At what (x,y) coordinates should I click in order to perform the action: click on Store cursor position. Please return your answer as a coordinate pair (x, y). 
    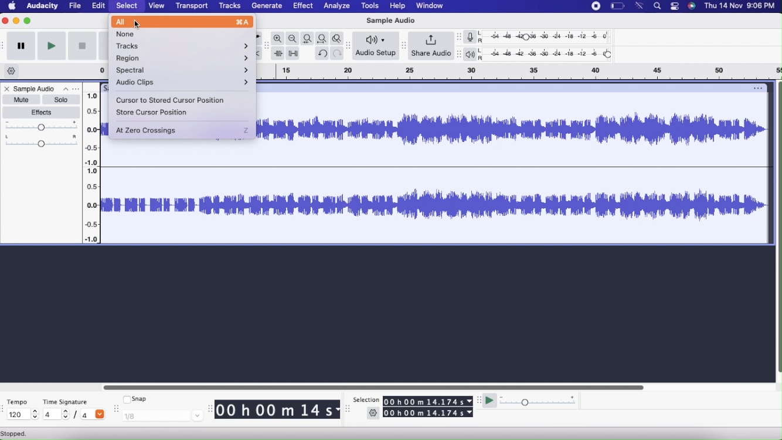
    Looking at the image, I should click on (152, 113).